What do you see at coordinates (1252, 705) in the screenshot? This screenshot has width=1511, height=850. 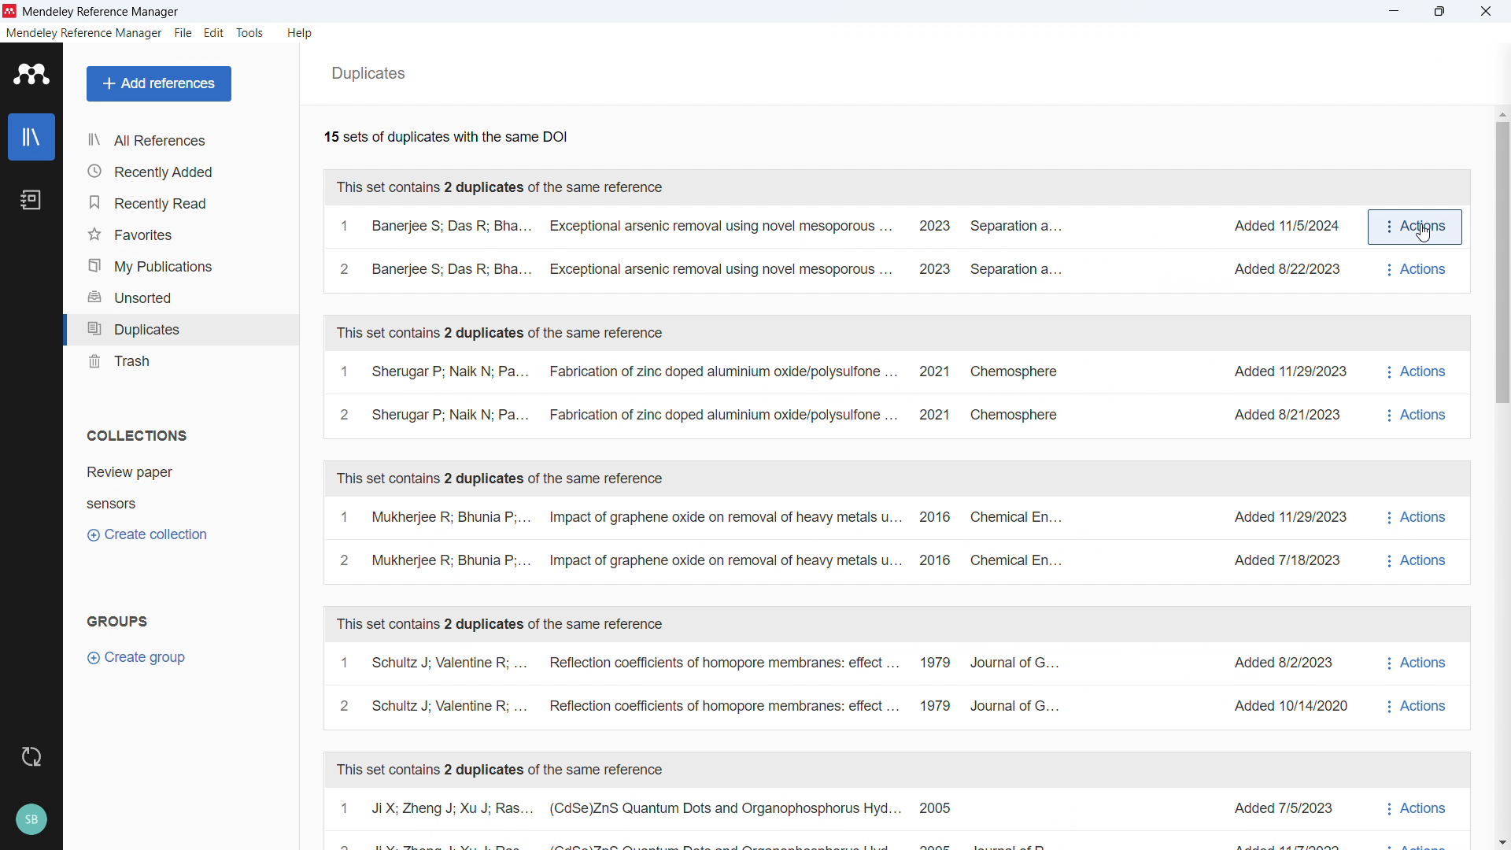 I see `nal of G.... Added 10/14/2020 i` at bounding box center [1252, 705].